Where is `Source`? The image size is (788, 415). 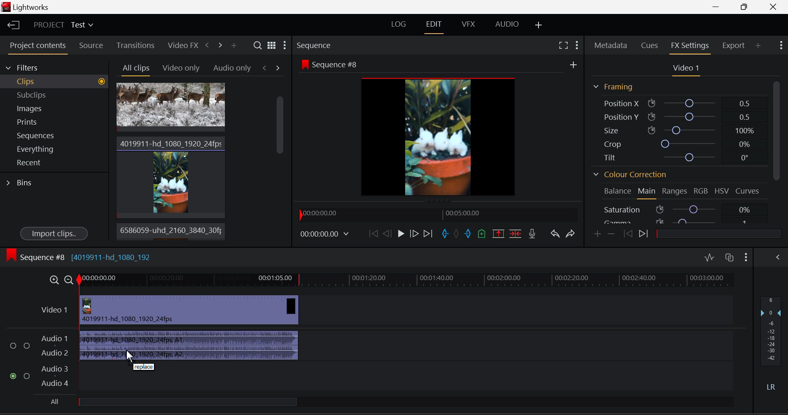
Source is located at coordinates (91, 46).